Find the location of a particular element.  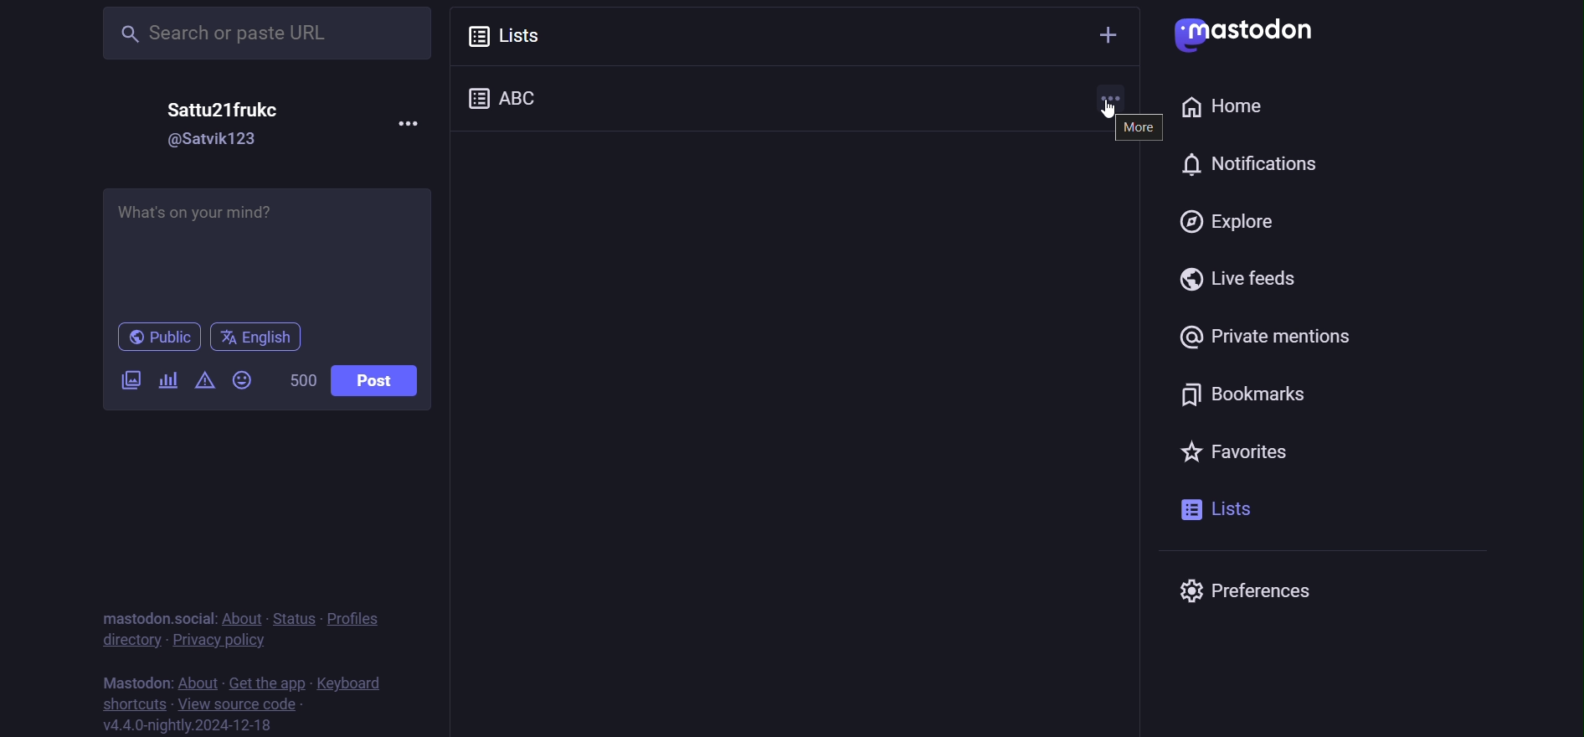

explore is located at coordinates (1227, 219).